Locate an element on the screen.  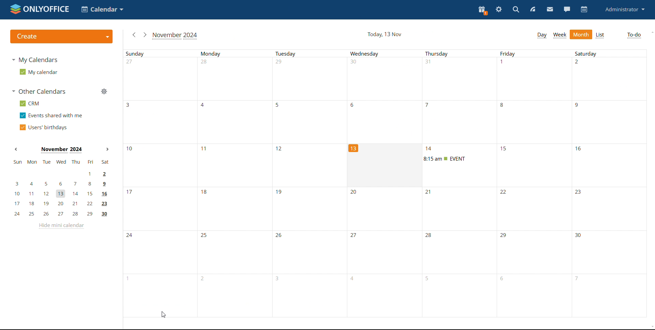
days is located at coordinates (370, 53).